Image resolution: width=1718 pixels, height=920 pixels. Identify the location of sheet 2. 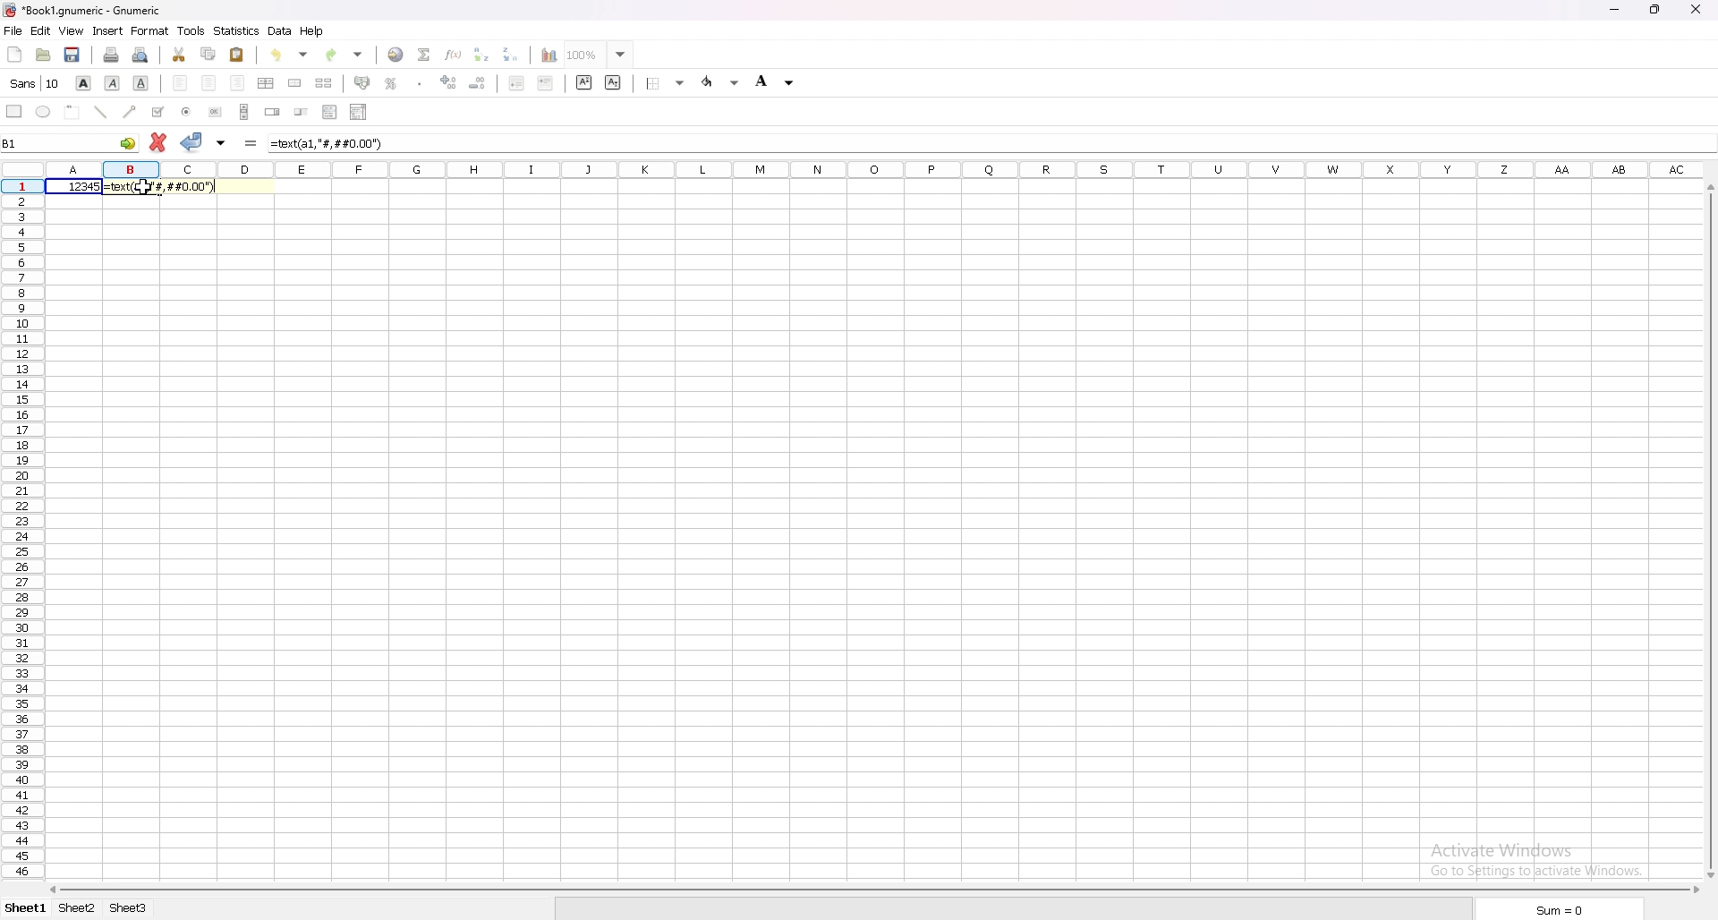
(75, 909).